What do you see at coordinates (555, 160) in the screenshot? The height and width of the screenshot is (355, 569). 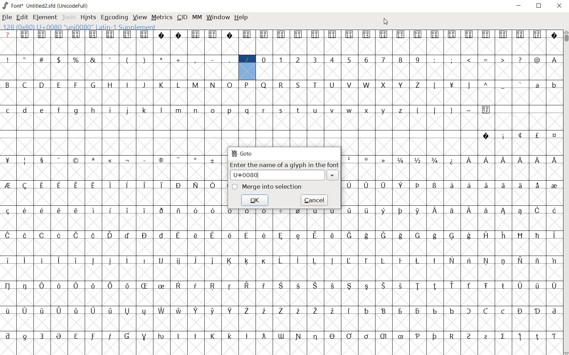 I see `glyph` at bounding box center [555, 160].